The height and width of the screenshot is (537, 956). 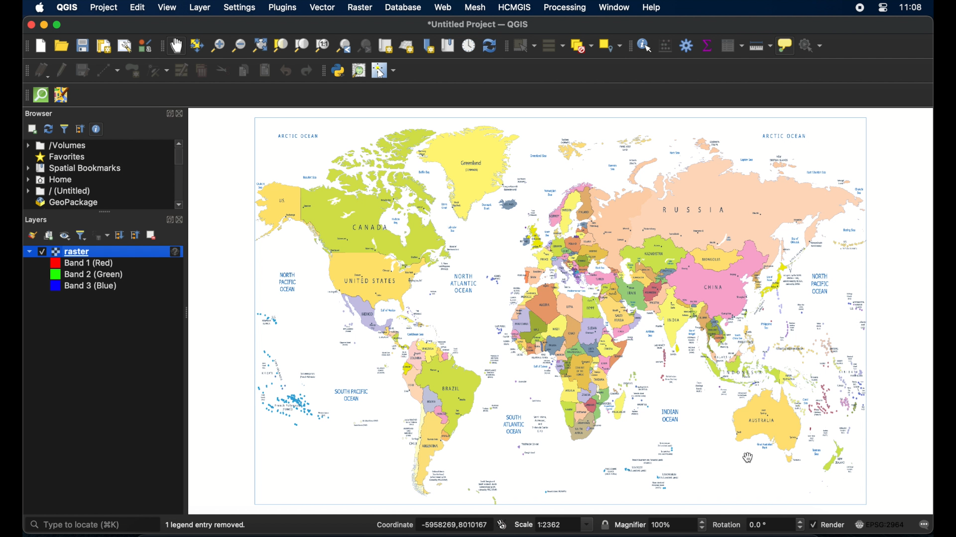 What do you see at coordinates (883, 10) in the screenshot?
I see `control center` at bounding box center [883, 10].